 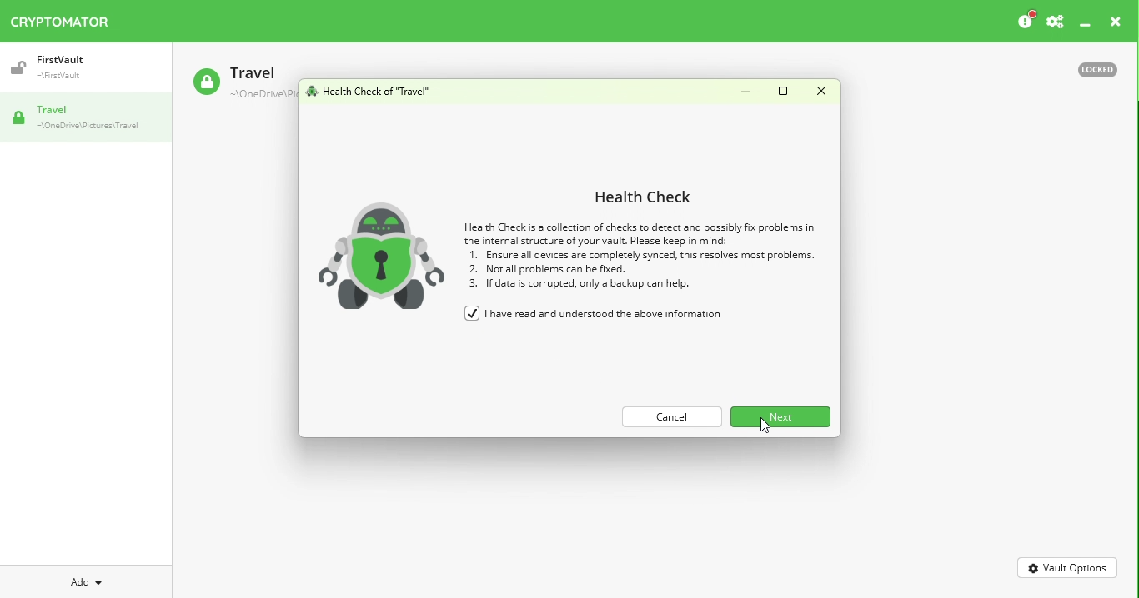 What do you see at coordinates (61, 19) in the screenshot?
I see `Cryptomator icon` at bounding box center [61, 19].